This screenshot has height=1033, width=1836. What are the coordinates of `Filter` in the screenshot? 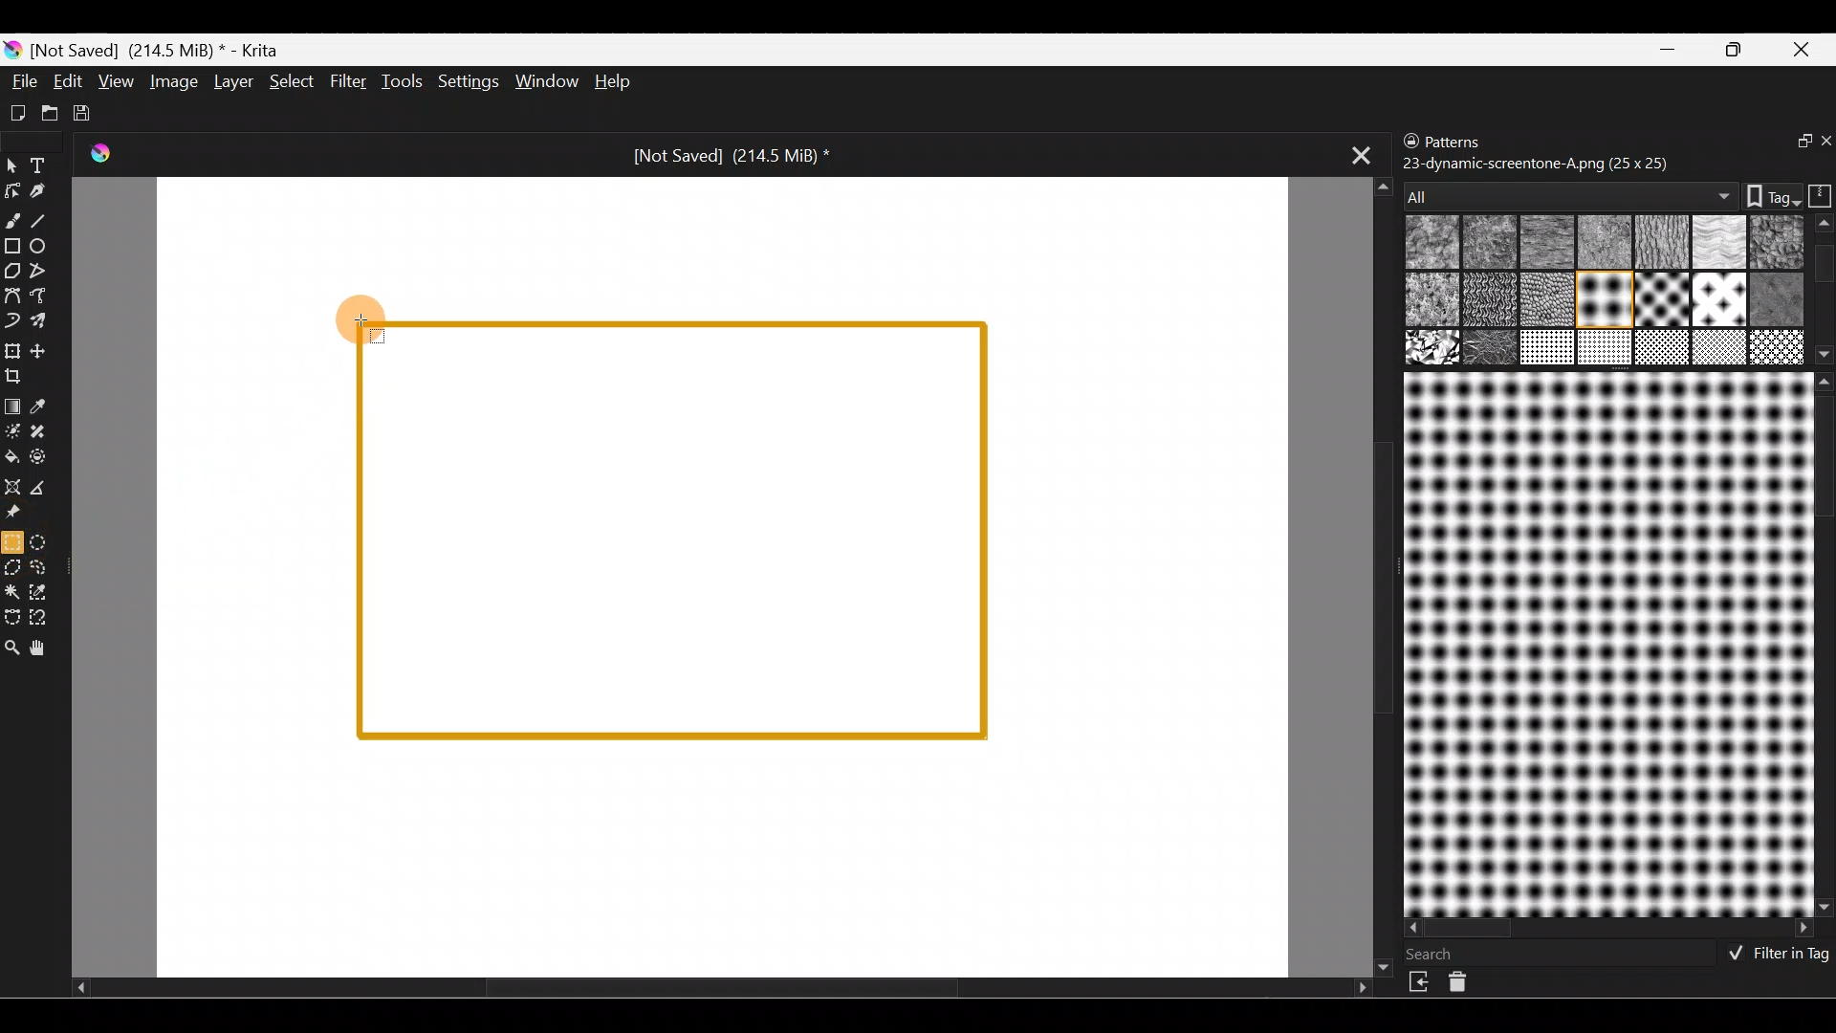 It's located at (348, 79).